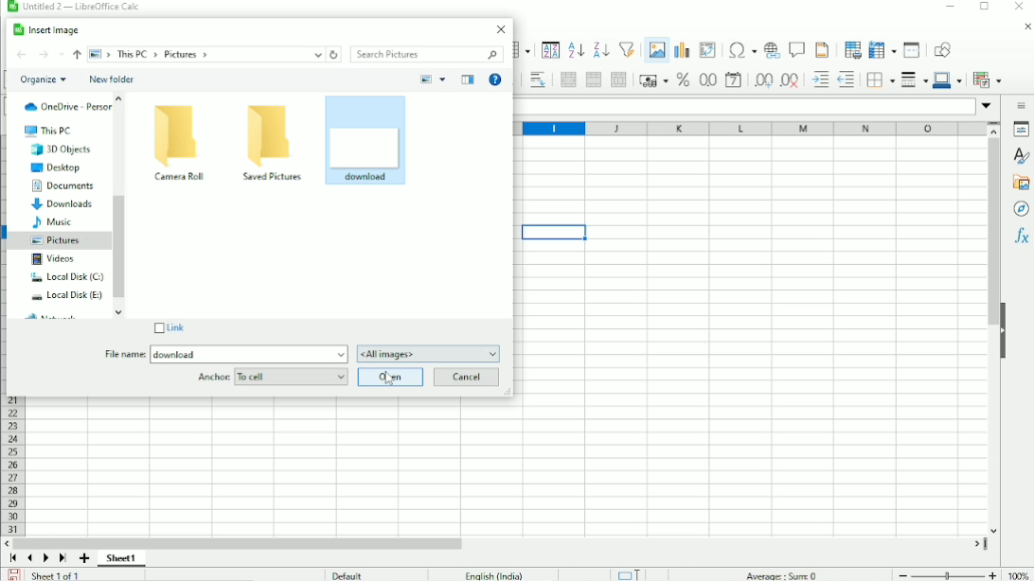 The width and height of the screenshot is (1034, 581). What do you see at coordinates (1024, 27) in the screenshot?
I see `Close document` at bounding box center [1024, 27].